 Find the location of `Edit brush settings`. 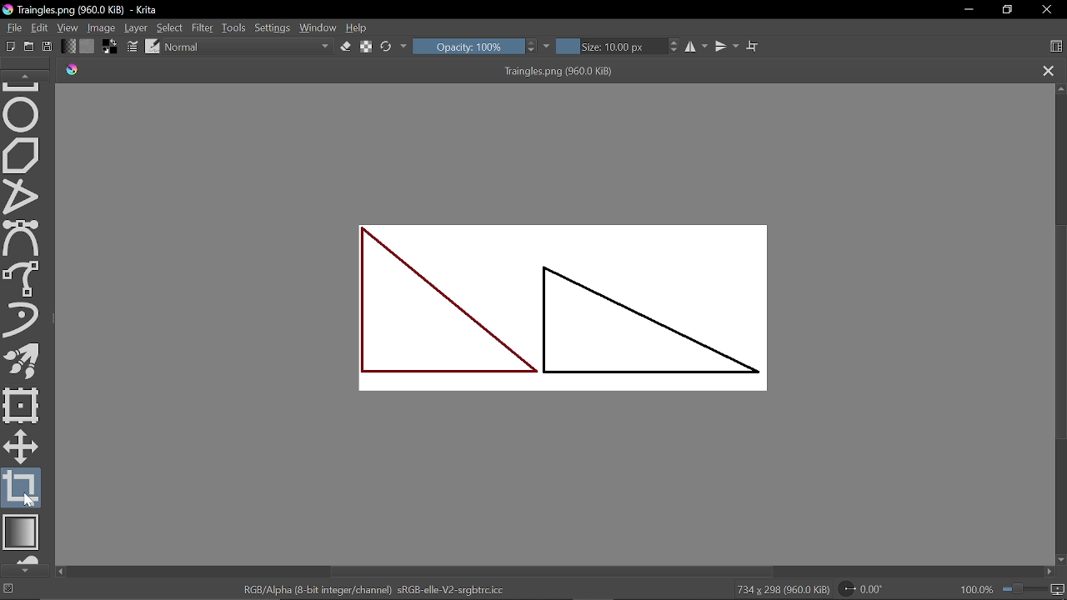

Edit brush settings is located at coordinates (133, 47).